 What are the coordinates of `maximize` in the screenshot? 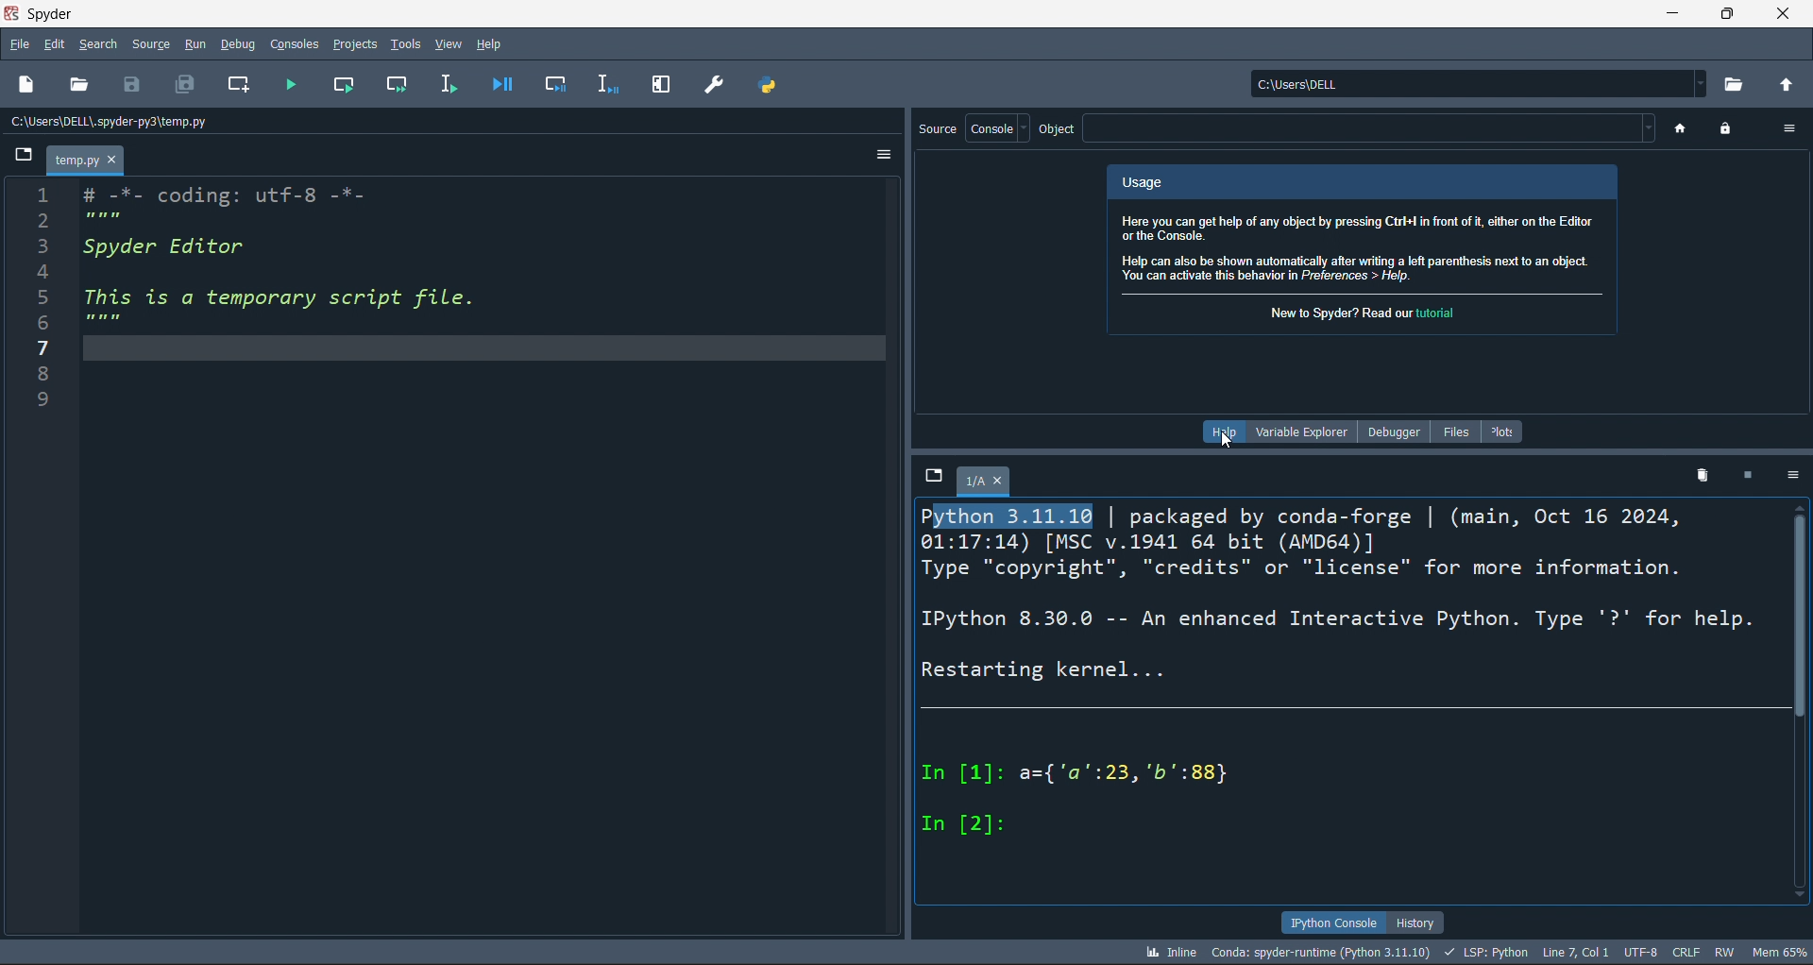 It's located at (1728, 14).